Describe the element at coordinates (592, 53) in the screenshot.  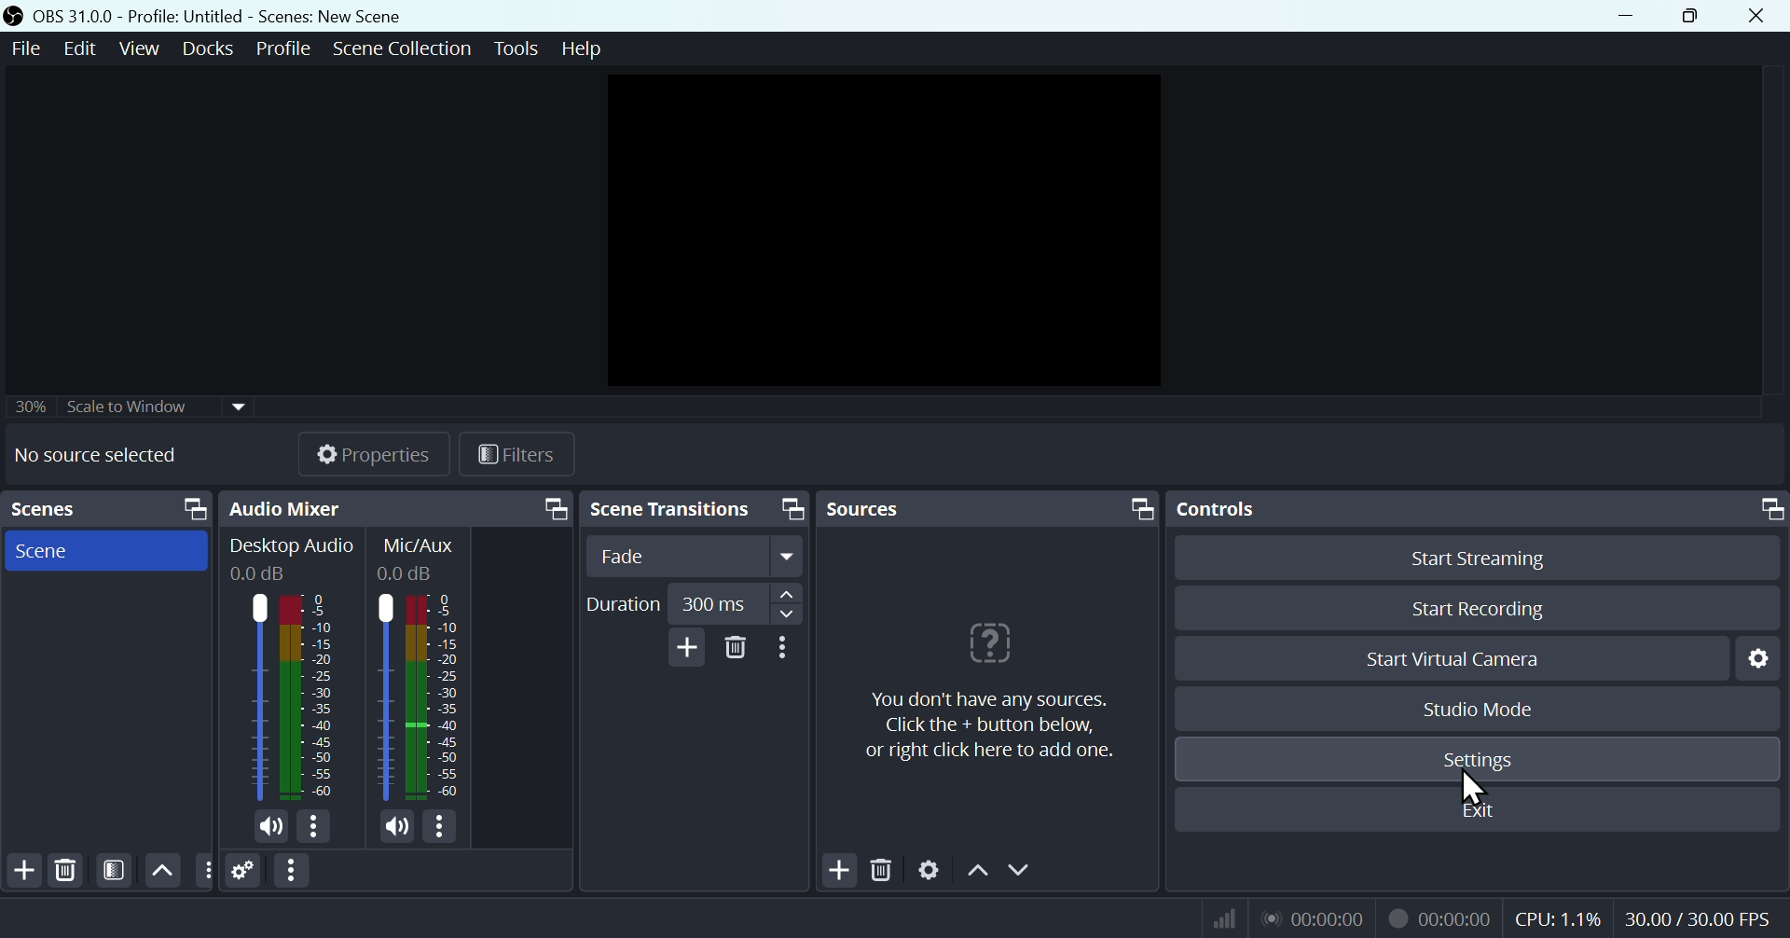
I see `help` at that location.